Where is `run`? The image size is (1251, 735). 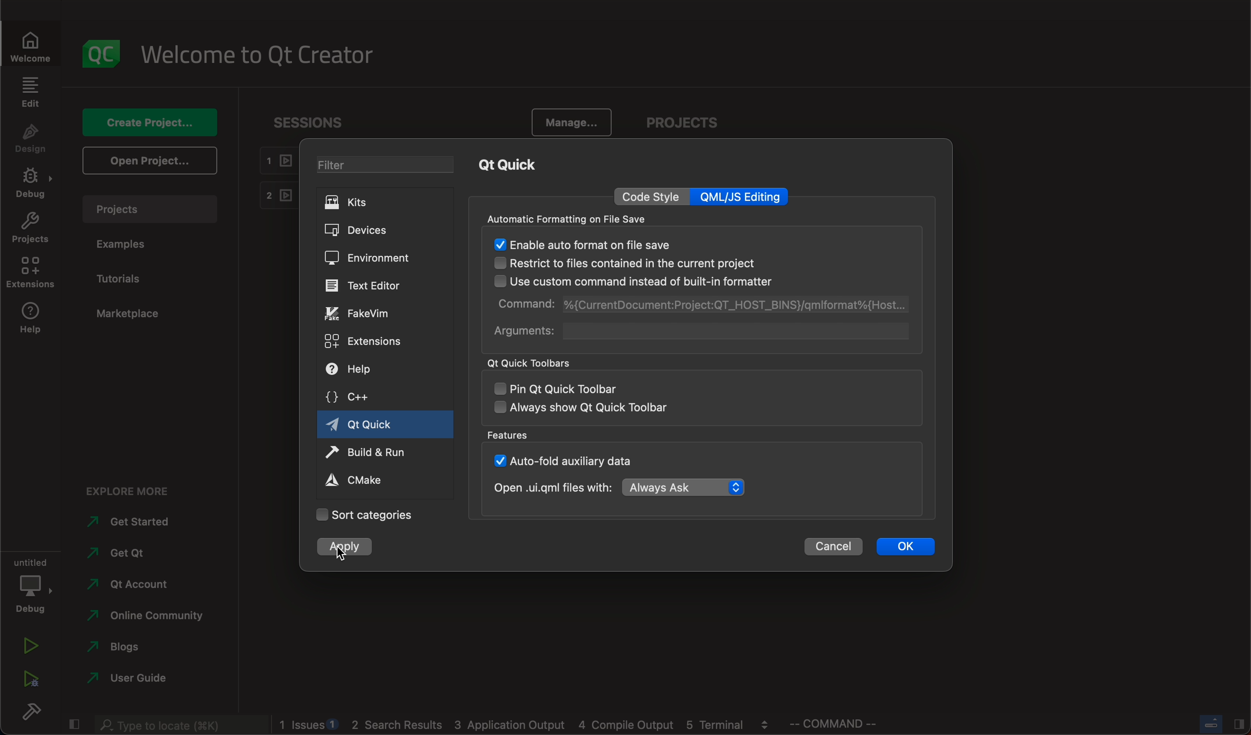 run is located at coordinates (32, 646).